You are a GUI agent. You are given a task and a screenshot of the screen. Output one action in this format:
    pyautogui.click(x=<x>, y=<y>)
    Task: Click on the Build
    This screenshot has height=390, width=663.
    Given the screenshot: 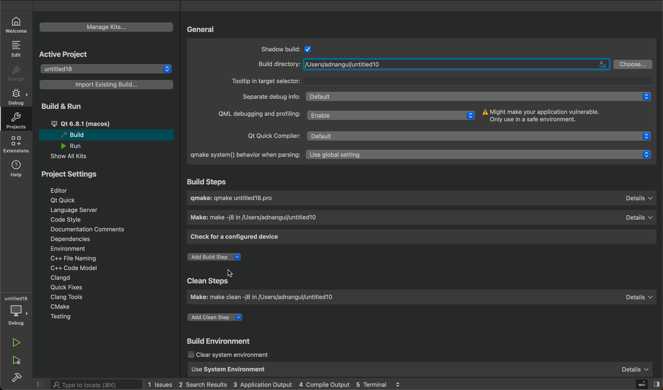 What is the action you would take?
    pyautogui.click(x=71, y=135)
    